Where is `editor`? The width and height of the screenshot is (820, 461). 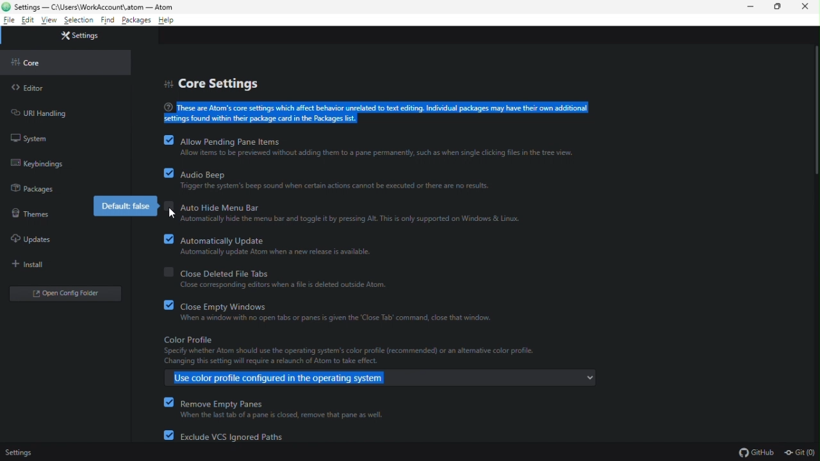 editor is located at coordinates (28, 89).